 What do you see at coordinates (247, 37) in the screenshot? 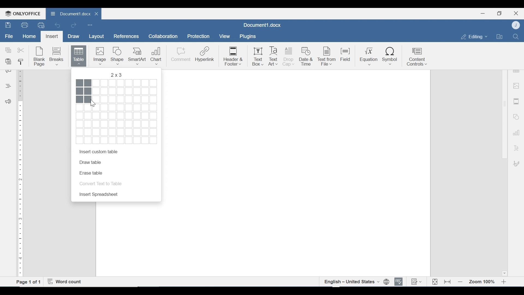
I see `Plugins` at bounding box center [247, 37].